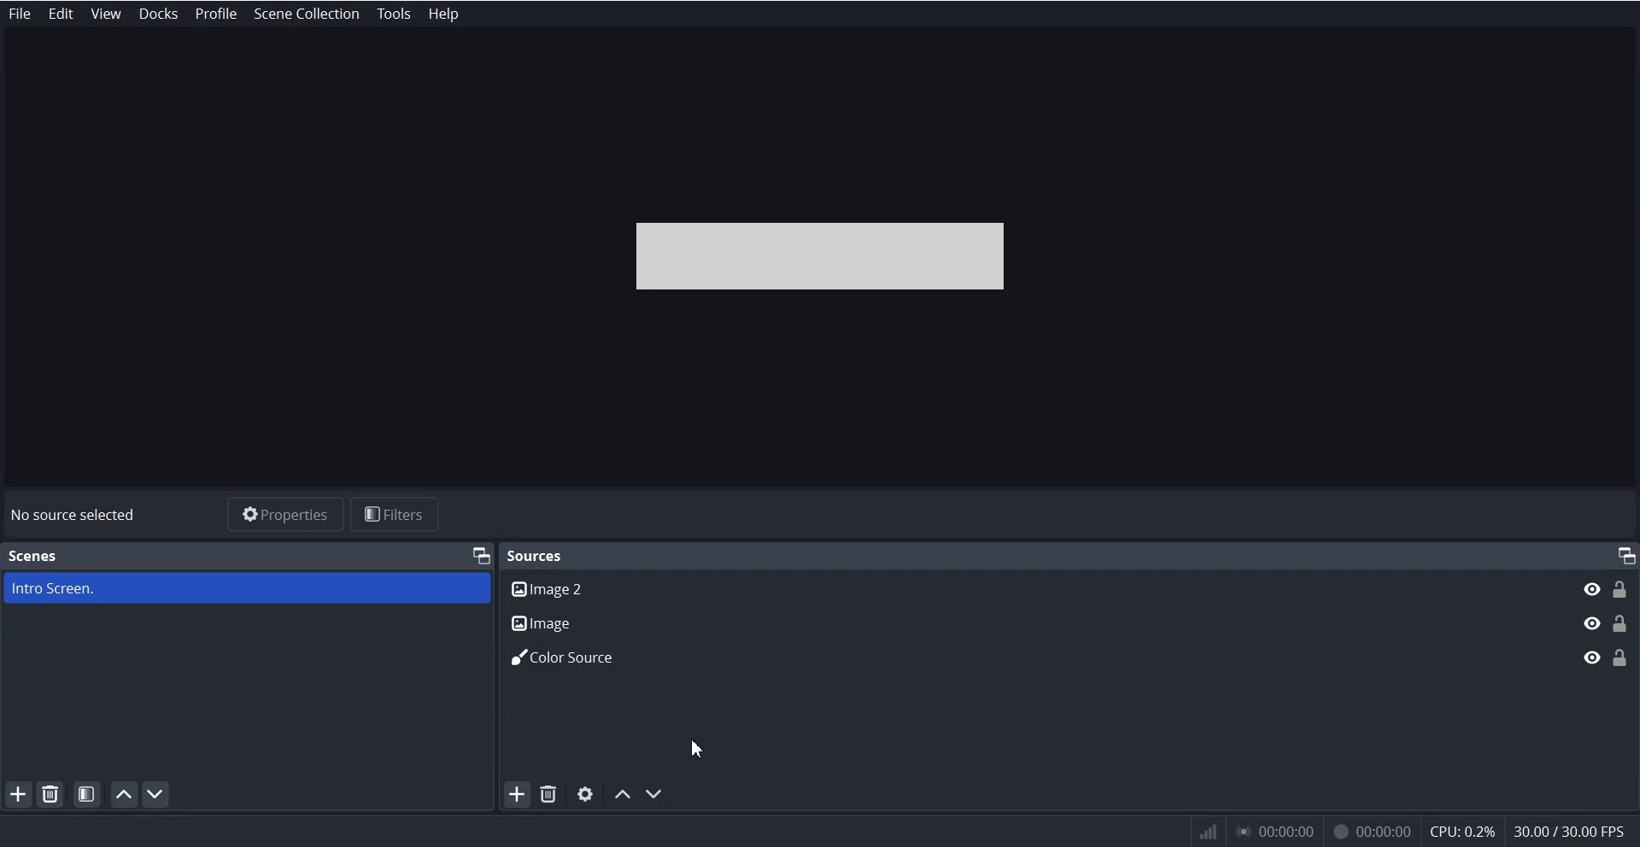 The image size is (1640, 847). Describe the element at coordinates (246, 588) in the screenshot. I see `Intro Screen` at that location.